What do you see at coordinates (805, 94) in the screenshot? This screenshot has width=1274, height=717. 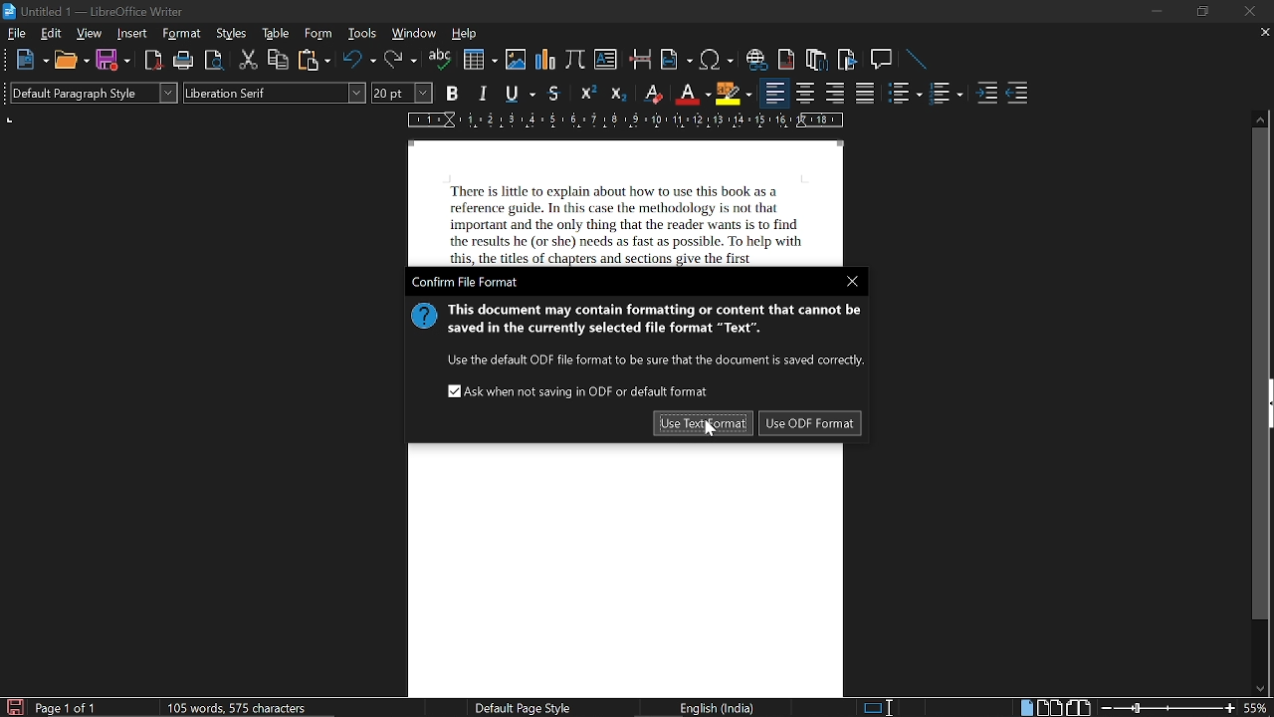 I see `align center` at bounding box center [805, 94].